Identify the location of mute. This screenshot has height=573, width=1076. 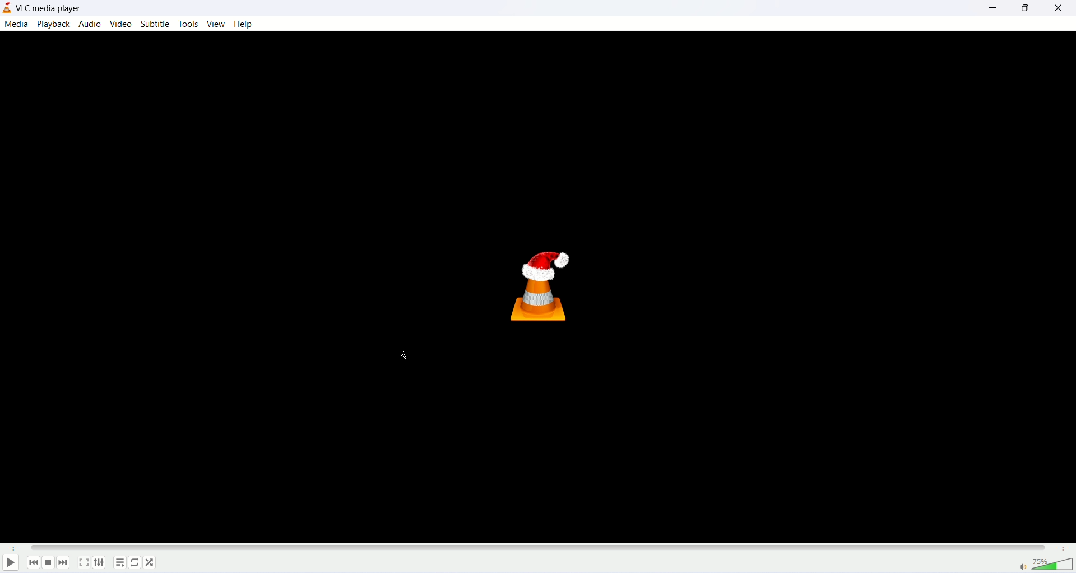
(1023, 567).